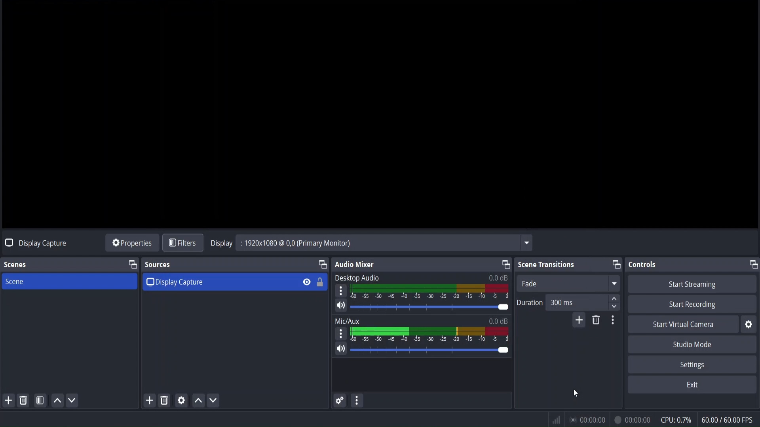  What do you see at coordinates (194, 244) in the screenshot?
I see `cursor` at bounding box center [194, 244].